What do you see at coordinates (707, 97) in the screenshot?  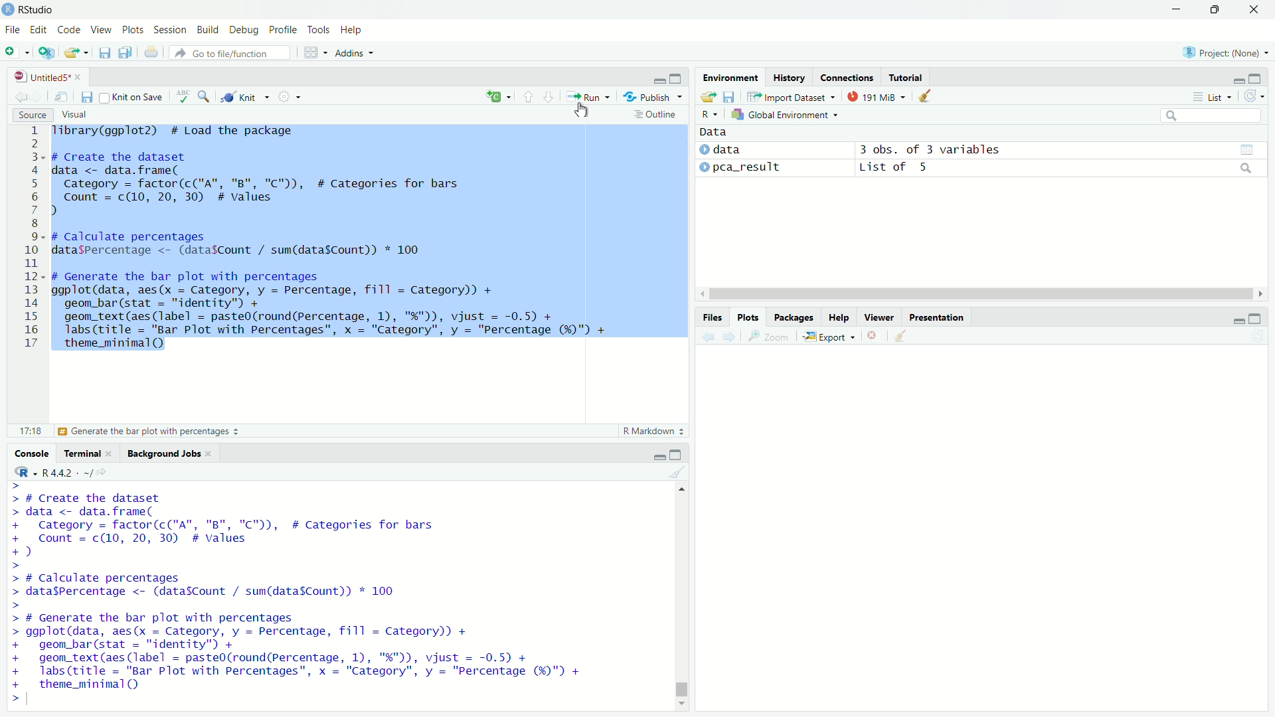 I see `load workspace` at bounding box center [707, 97].